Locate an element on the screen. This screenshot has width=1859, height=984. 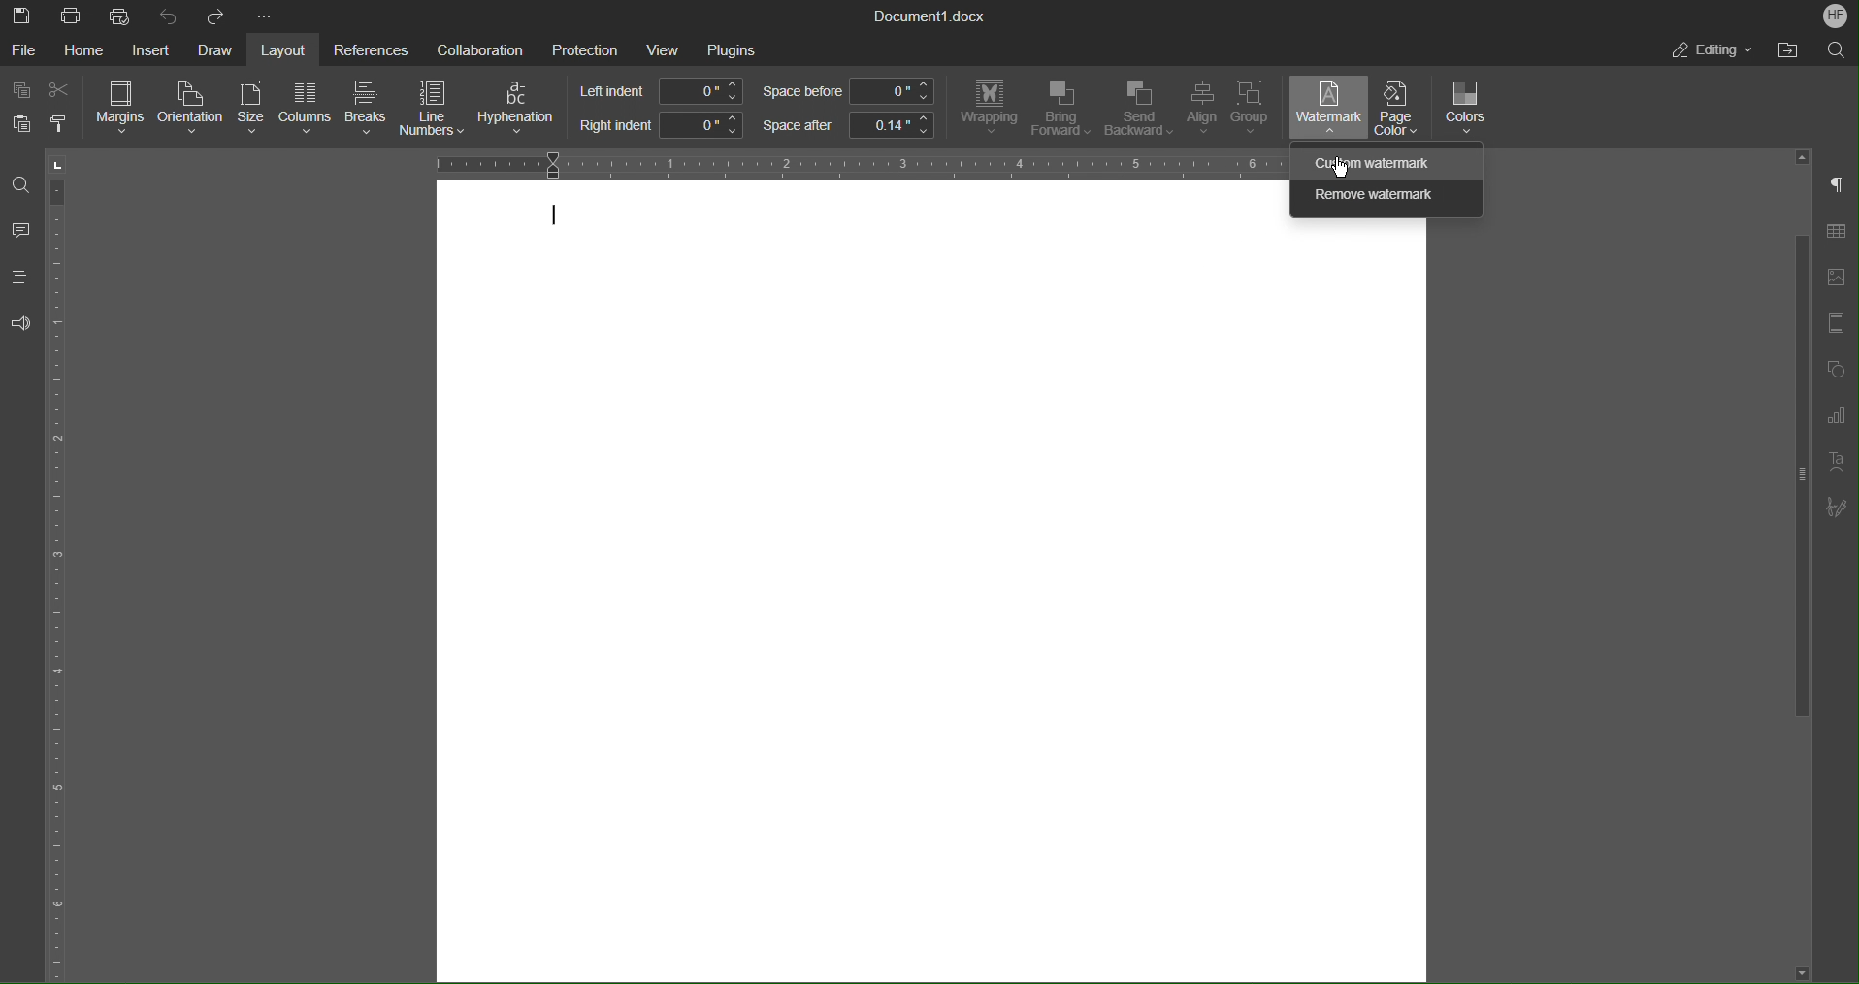
View is located at coordinates (666, 49).